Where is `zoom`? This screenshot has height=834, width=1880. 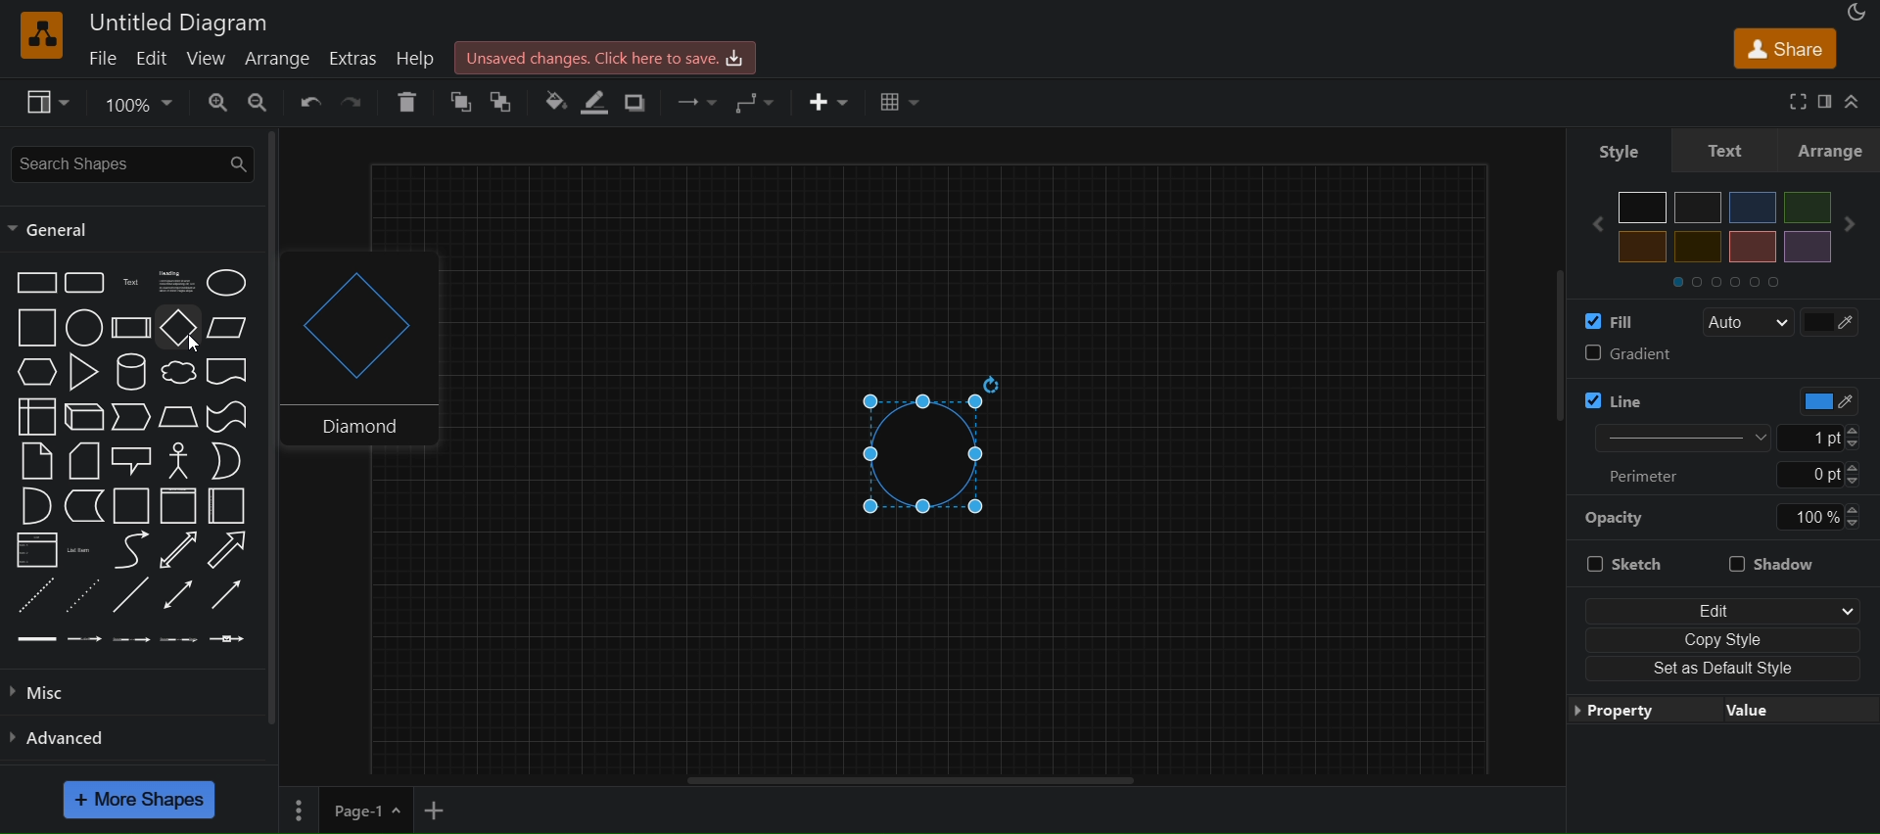
zoom is located at coordinates (141, 102).